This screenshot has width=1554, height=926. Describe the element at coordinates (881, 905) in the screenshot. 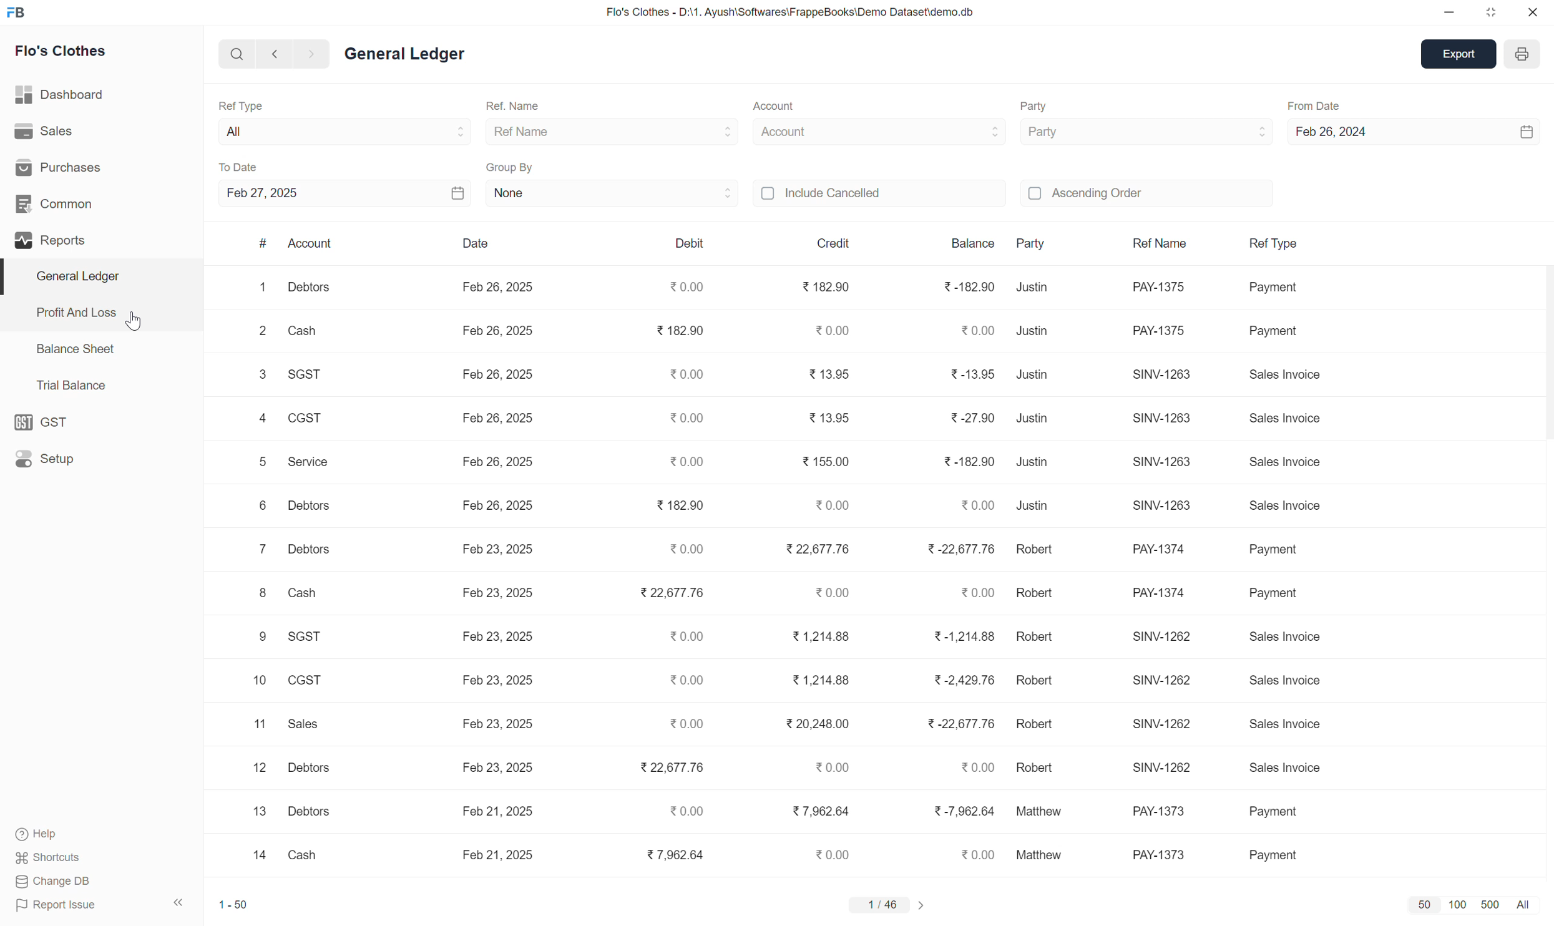

I see `1/46 ` at that location.